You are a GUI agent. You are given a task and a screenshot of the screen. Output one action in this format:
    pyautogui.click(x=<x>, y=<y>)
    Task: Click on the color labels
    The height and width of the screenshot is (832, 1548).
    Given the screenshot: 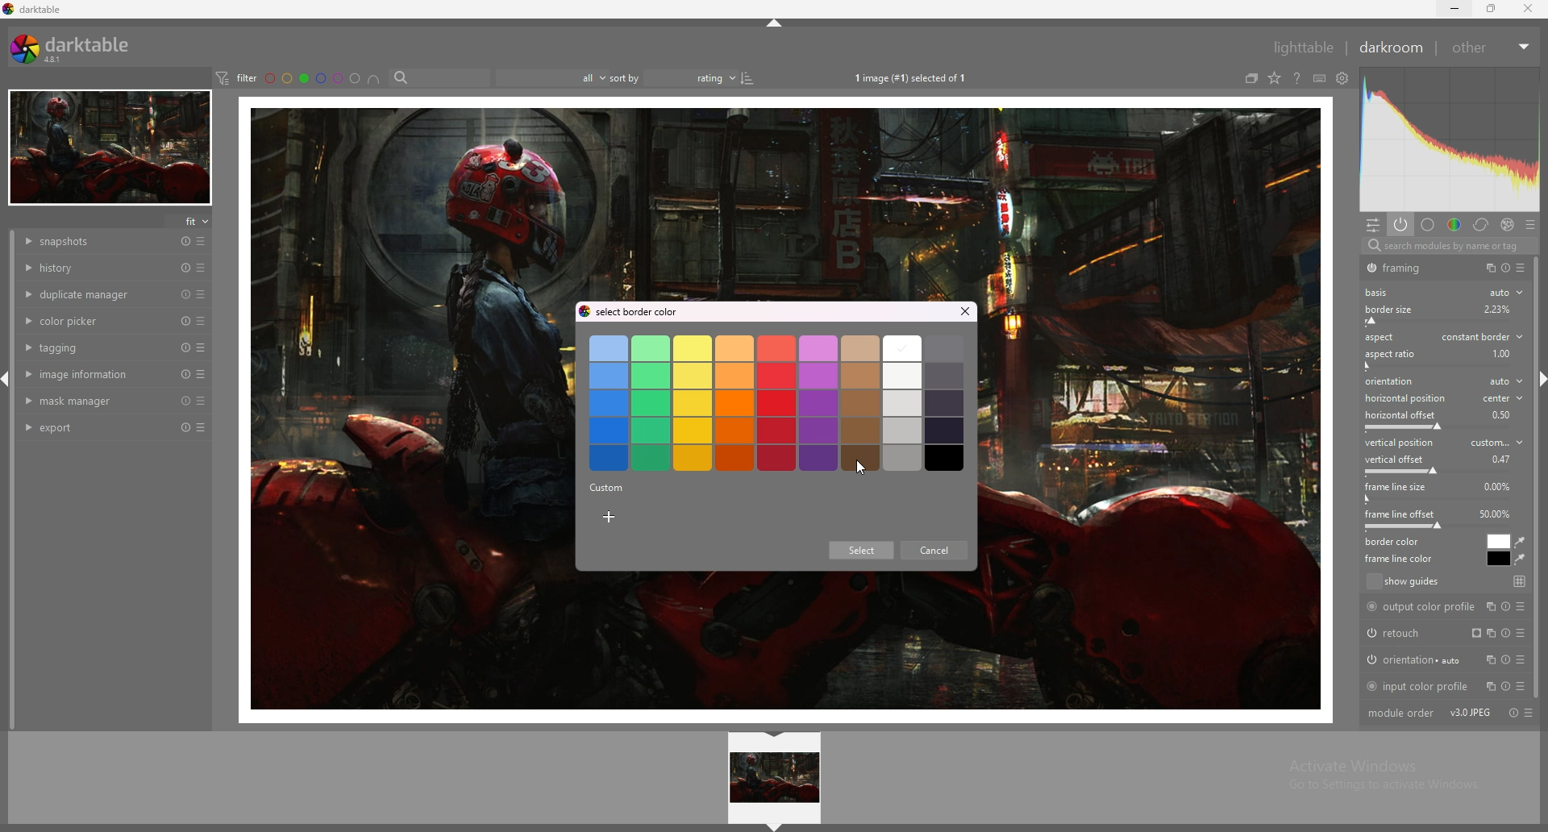 What is the action you would take?
    pyautogui.click(x=314, y=77)
    